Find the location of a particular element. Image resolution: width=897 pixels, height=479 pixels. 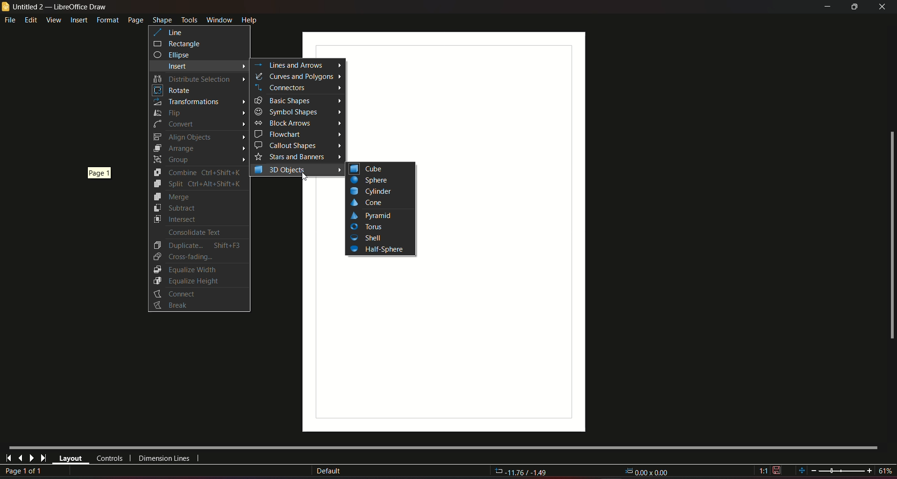

Flip is located at coordinates (168, 112).